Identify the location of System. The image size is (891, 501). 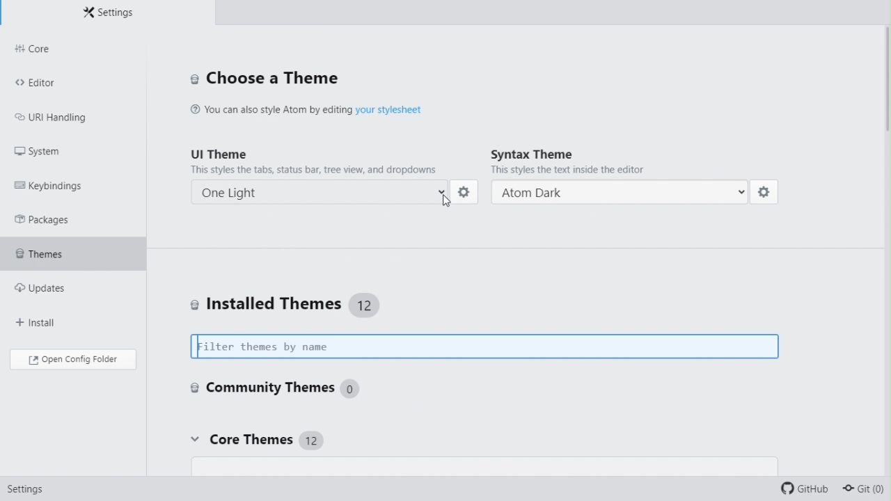
(46, 152).